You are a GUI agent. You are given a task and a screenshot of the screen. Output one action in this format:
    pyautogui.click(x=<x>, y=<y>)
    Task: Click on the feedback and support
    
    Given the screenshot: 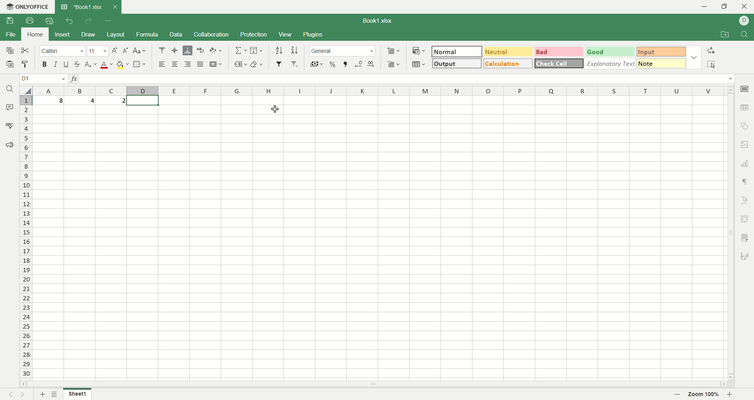 What is the action you would take?
    pyautogui.click(x=9, y=145)
    